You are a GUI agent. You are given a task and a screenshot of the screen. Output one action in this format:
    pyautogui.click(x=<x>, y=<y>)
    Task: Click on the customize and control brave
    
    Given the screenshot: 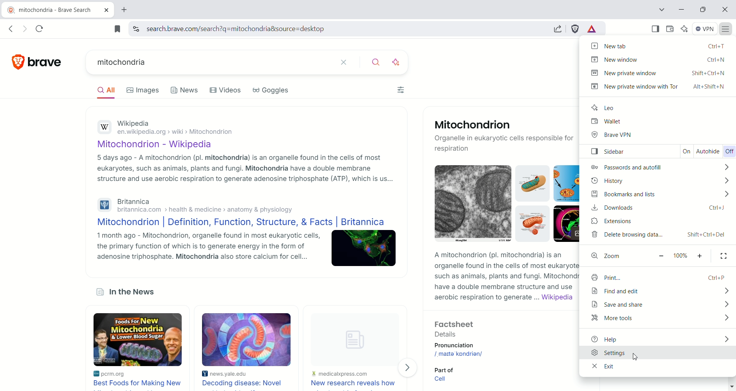 What is the action you would take?
    pyautogui.click(x=727, y=29)
    